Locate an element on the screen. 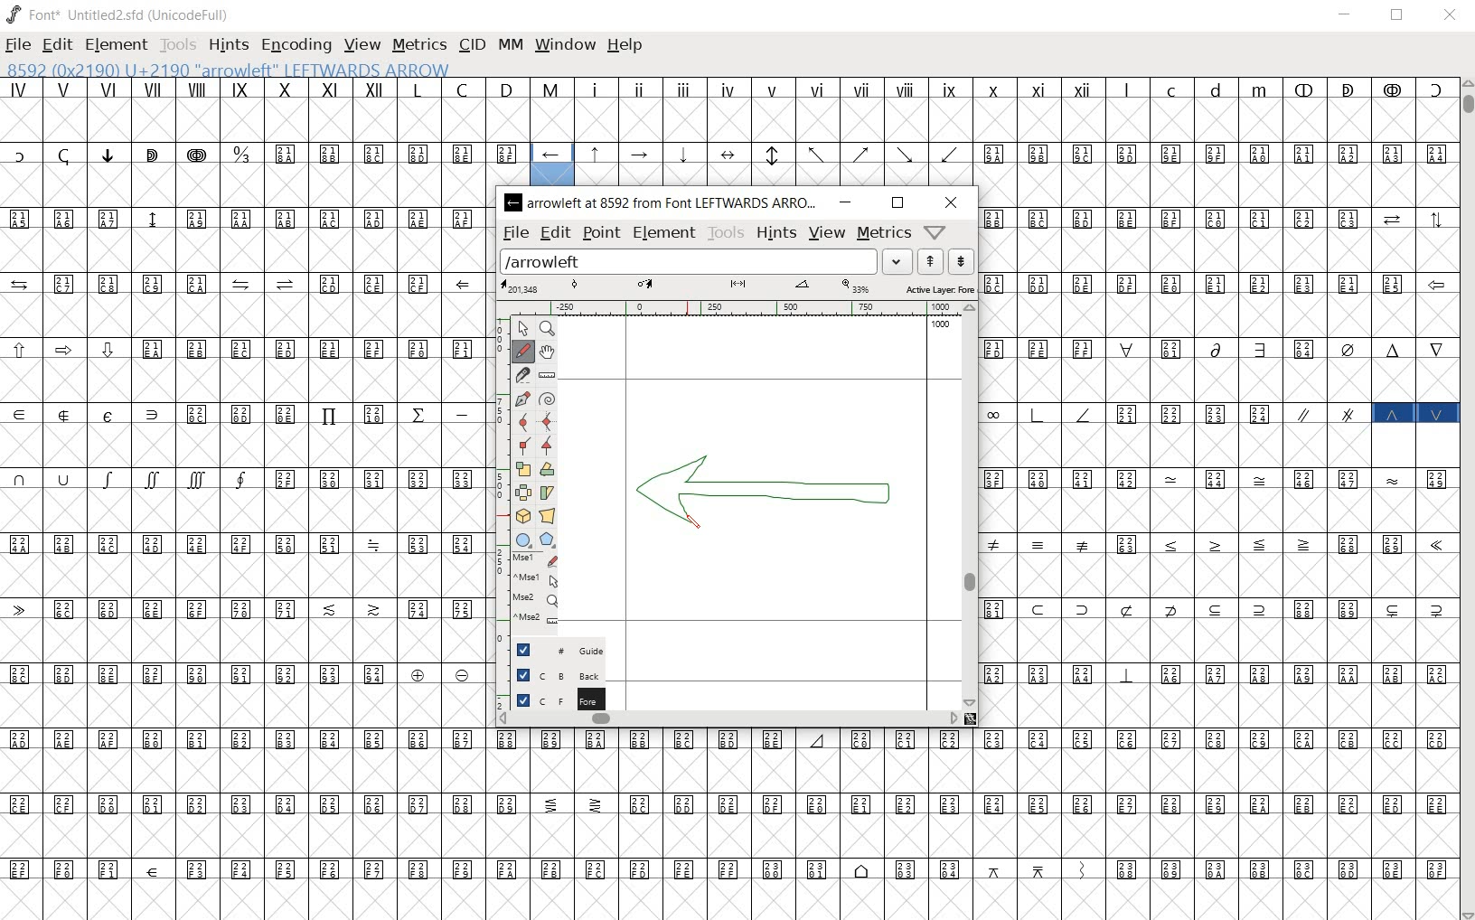 The height and width of the screenshot is (920, 1475). active layer is located at coordinates (737, 287).